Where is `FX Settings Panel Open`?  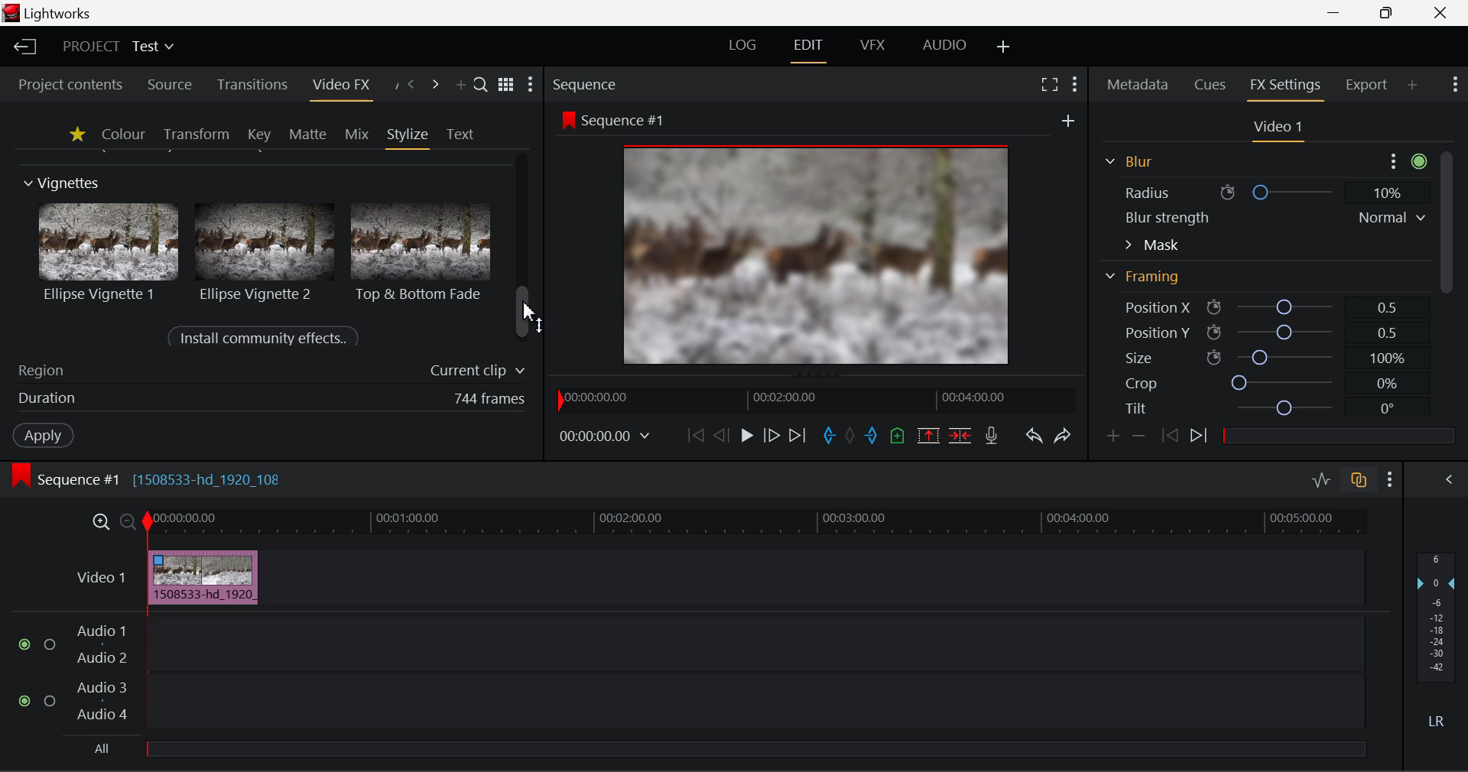 FX Settings Panel Open is located at coordinates (1283, 87).